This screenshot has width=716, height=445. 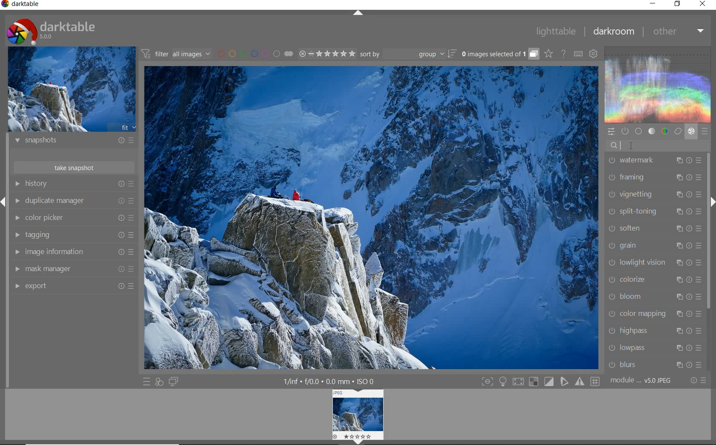 What do you see at coordinates (643, 381) in the screenshot?
I see `module..v50JPEG` at bounding box center [643, 381].